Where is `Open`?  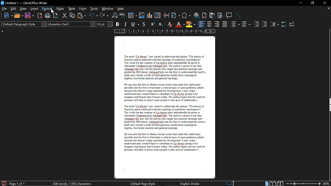
Open is located at coordinates (19, 16).